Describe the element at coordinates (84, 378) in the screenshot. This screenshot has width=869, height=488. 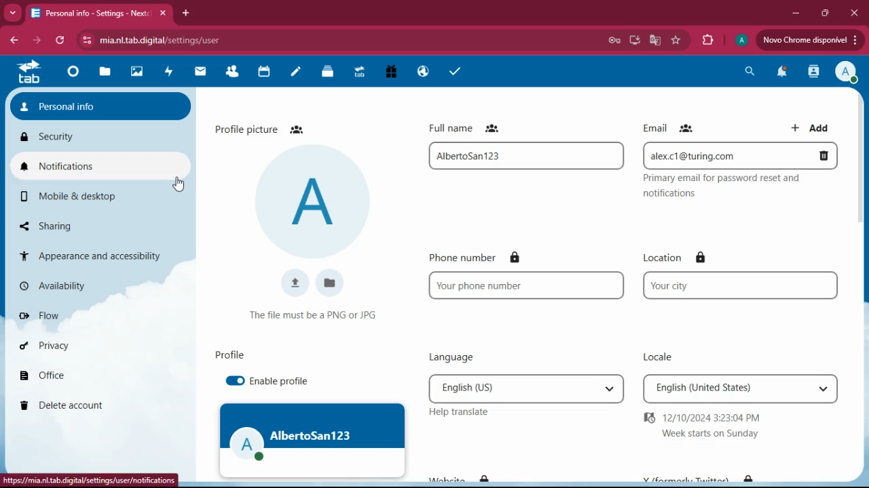
I see `office` at that location.